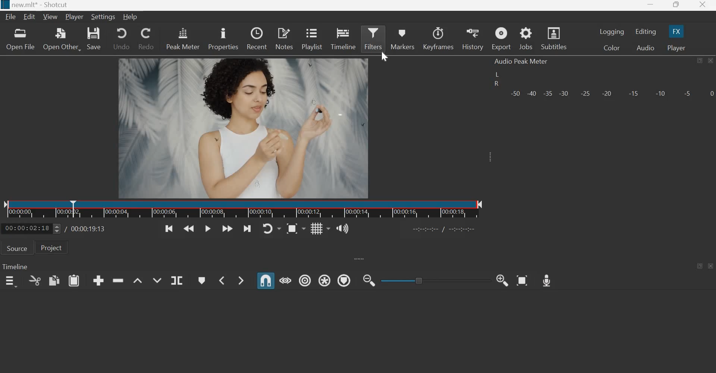 Image resolution: width=716 pixels, height=373 pixels. I want to click on Left, so click(497, 74).